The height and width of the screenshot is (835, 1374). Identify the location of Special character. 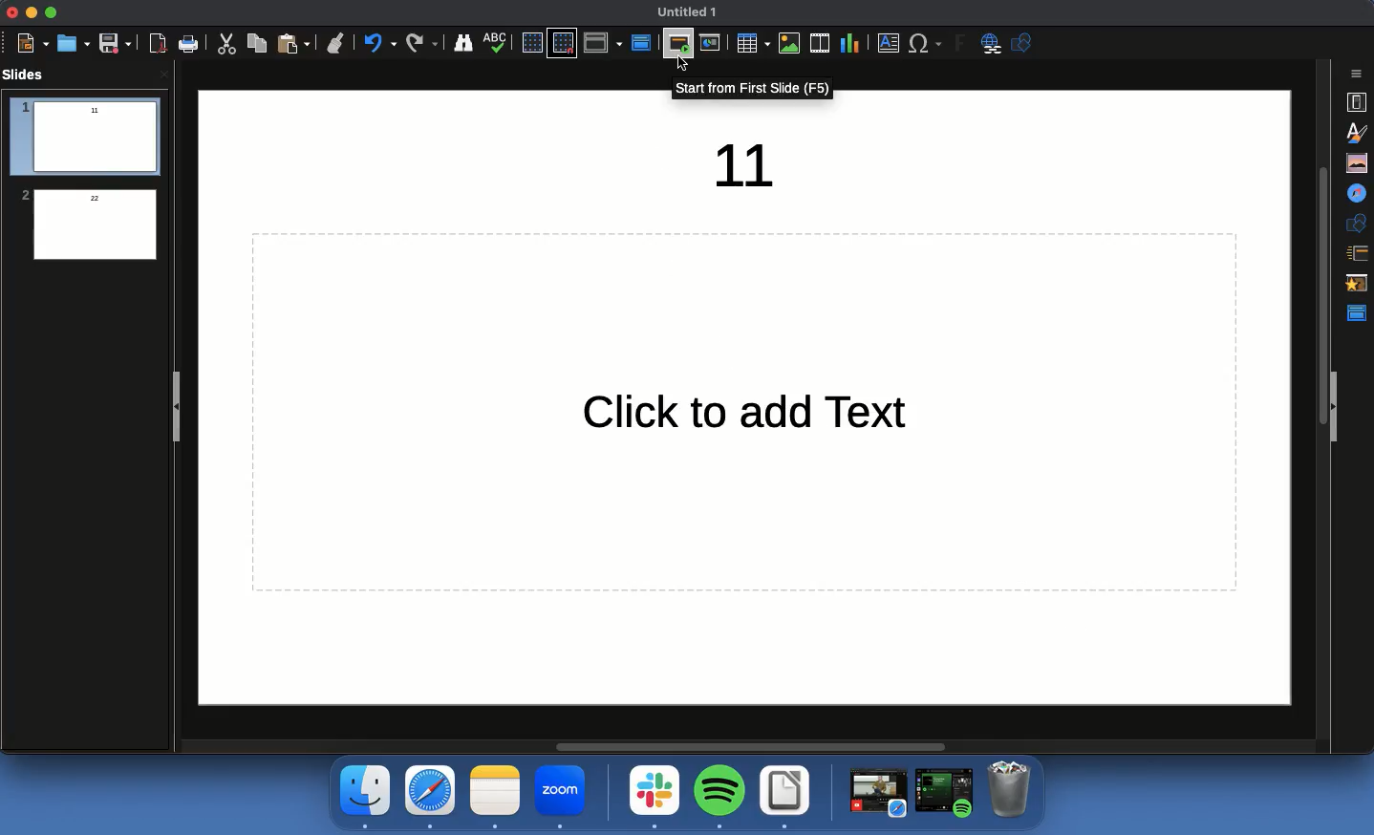
(923, 43).